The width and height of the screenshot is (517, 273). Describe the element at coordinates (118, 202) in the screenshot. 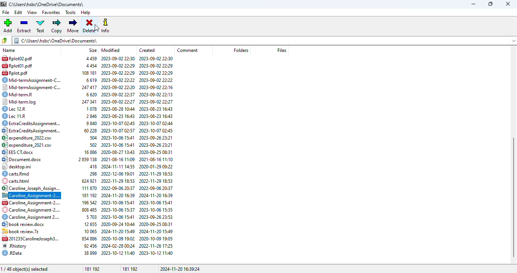

I see `2003-10-06 15:41` at that location.